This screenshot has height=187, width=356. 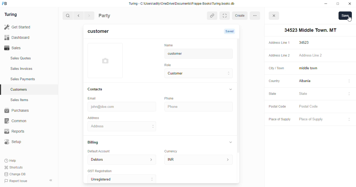 What do you see at coordinates (102, 171) in the screenshot?
I see `‘GST Registration` at bounding box center [102, 171].